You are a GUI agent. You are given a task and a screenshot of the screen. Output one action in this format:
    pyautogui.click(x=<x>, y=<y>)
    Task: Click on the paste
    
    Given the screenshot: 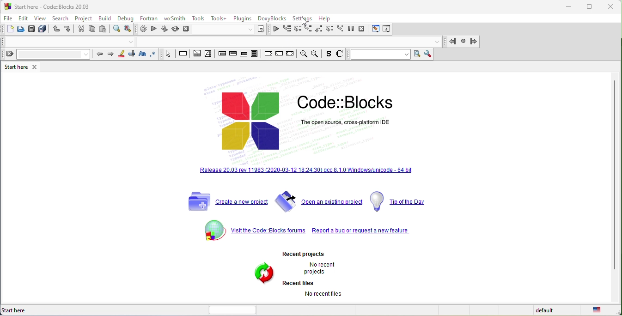 What is the action you would take?
    pyautogui.click(x=106, y=30)
    